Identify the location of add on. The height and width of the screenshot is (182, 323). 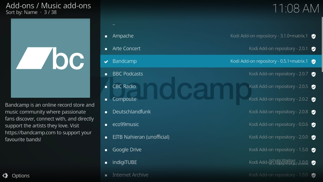
(210, 36).